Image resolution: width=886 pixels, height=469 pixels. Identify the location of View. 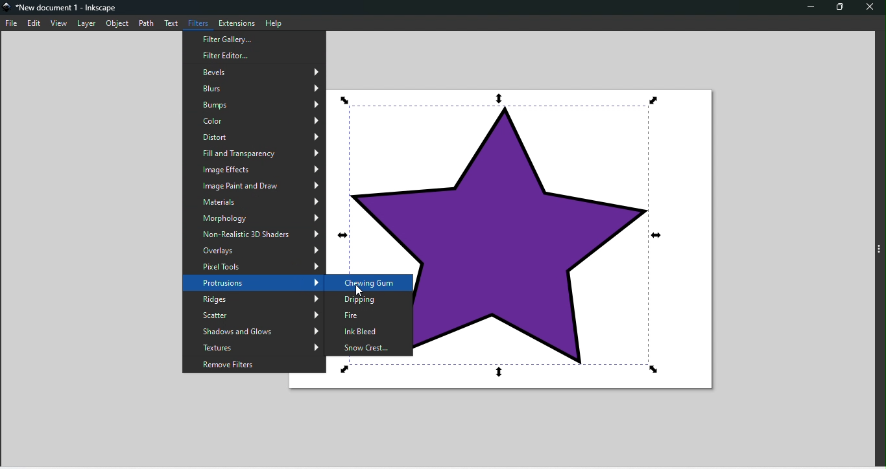
(62, 24).